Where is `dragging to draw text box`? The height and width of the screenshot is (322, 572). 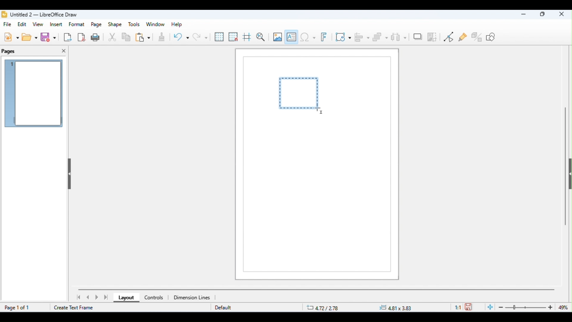 dragging to draw text box is located at coordinates (301, 96).